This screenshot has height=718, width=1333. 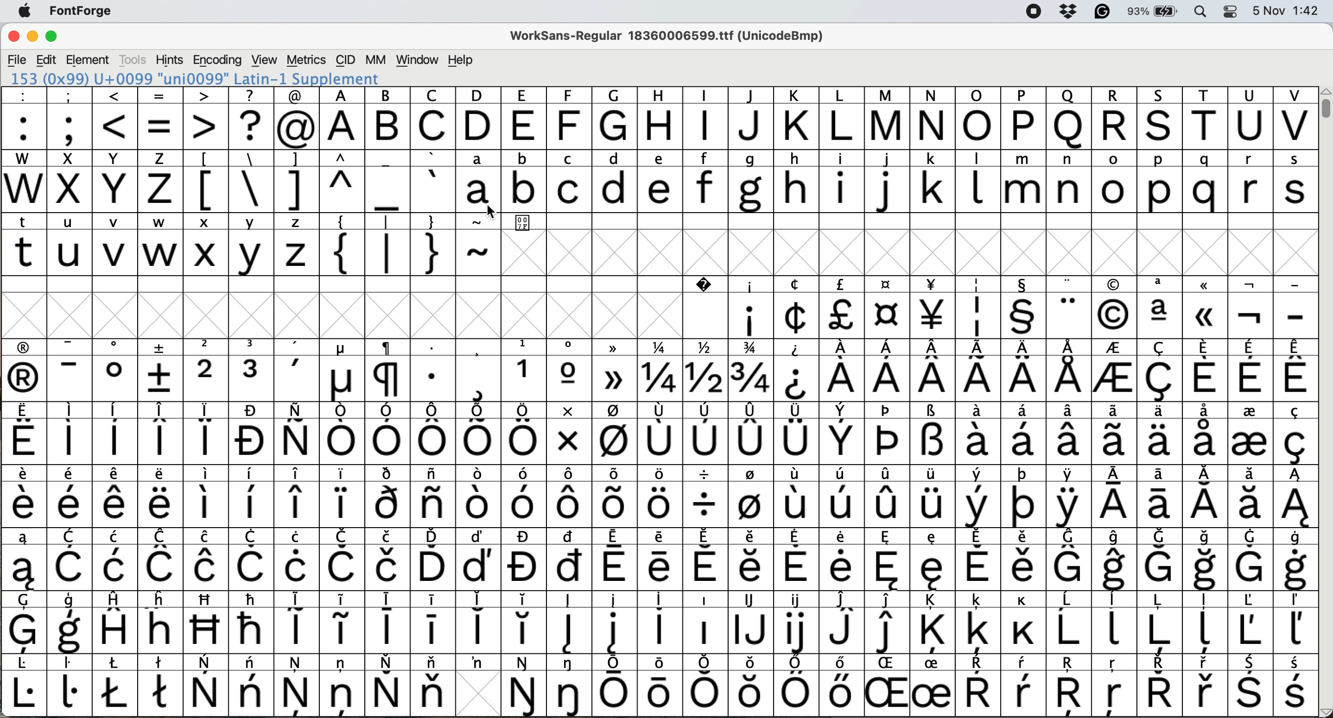 What do you see at coordinates (661, 622) in the screenshot?
I see `symbol` at bounding box center [661, 622].